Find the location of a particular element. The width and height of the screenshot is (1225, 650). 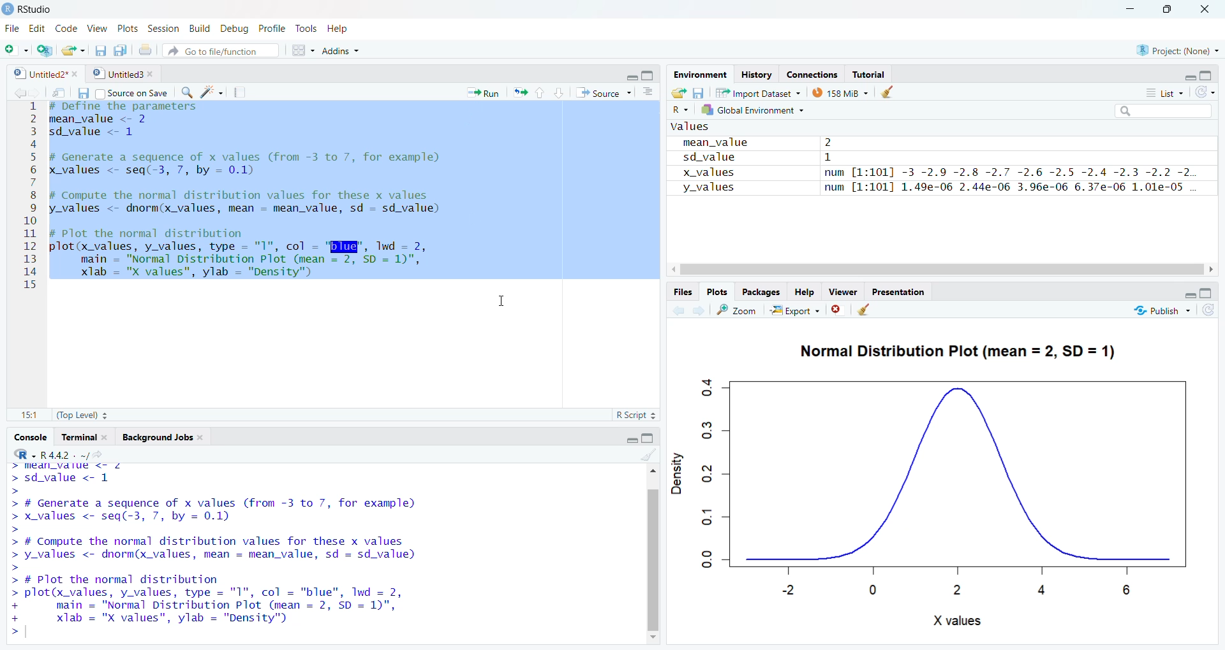

Maximize/minimize is located at coordinates (635, 73).